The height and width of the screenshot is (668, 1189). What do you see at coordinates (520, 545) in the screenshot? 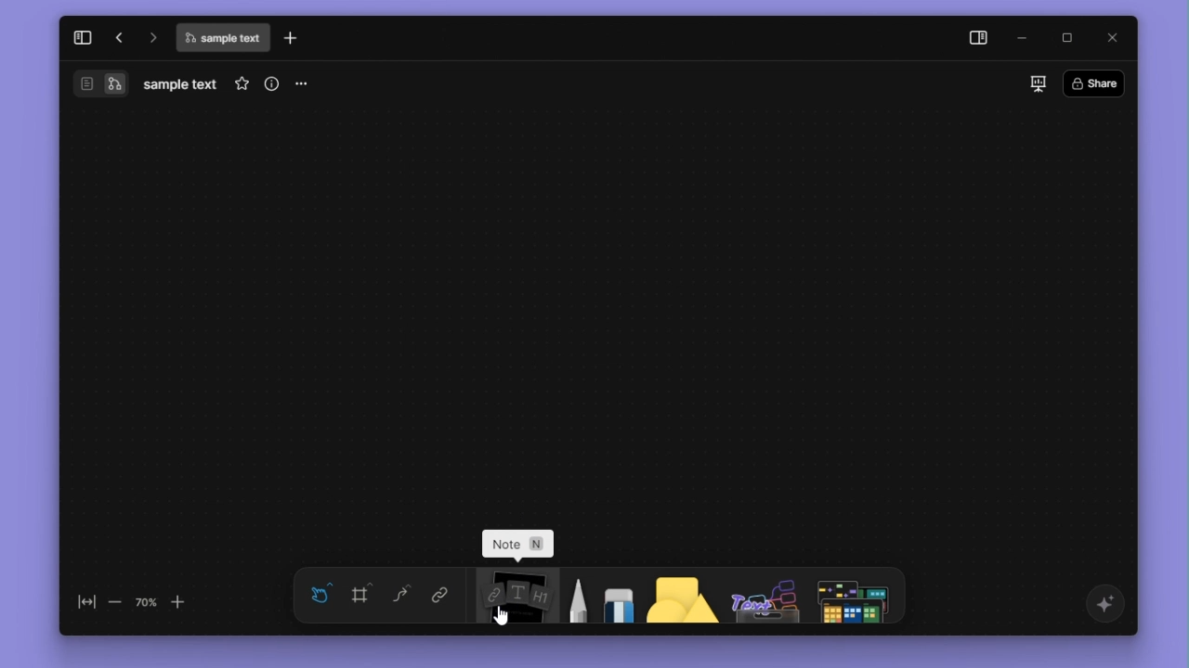
I see `text Note N` at bounding box center [520, 545].